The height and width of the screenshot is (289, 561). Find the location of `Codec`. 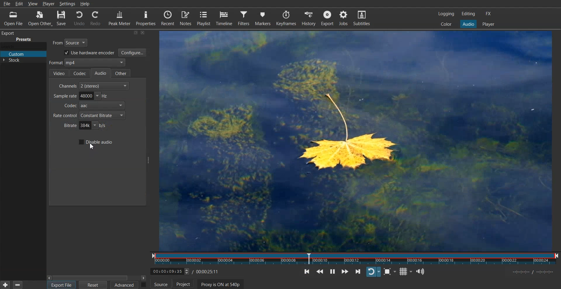

Codec is located at coordinates (80, 73).